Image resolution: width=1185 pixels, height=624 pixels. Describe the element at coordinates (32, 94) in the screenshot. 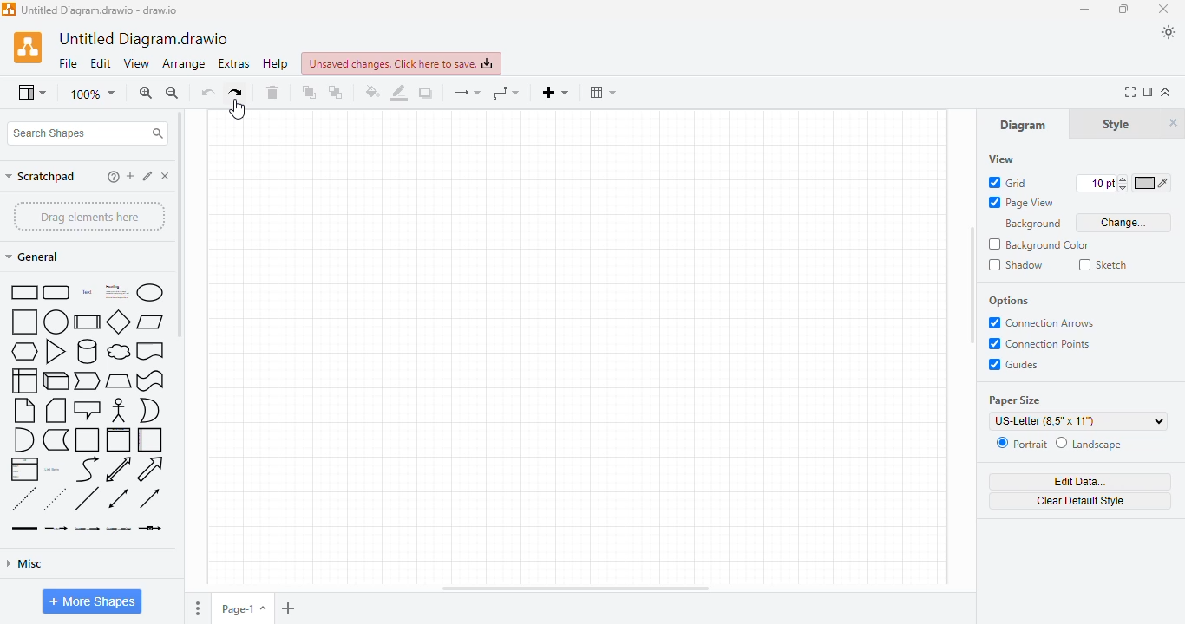

I see `view` at that location.